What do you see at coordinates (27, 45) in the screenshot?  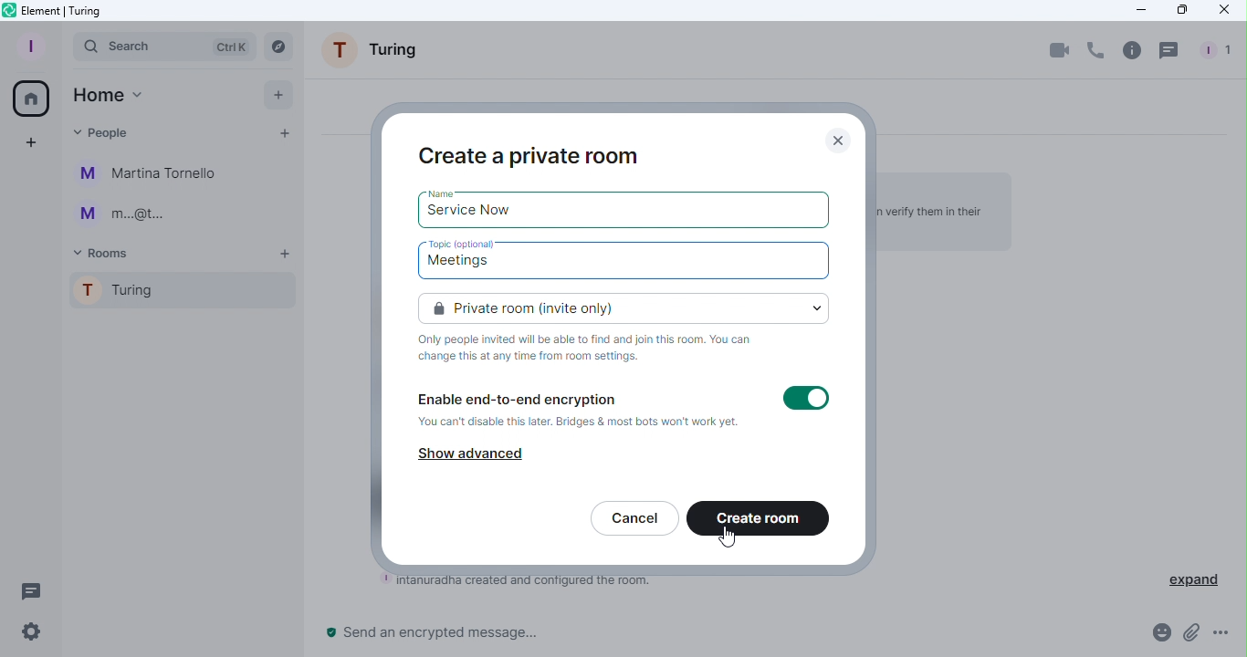 I see `Profile` at bounding box center [27, 45].